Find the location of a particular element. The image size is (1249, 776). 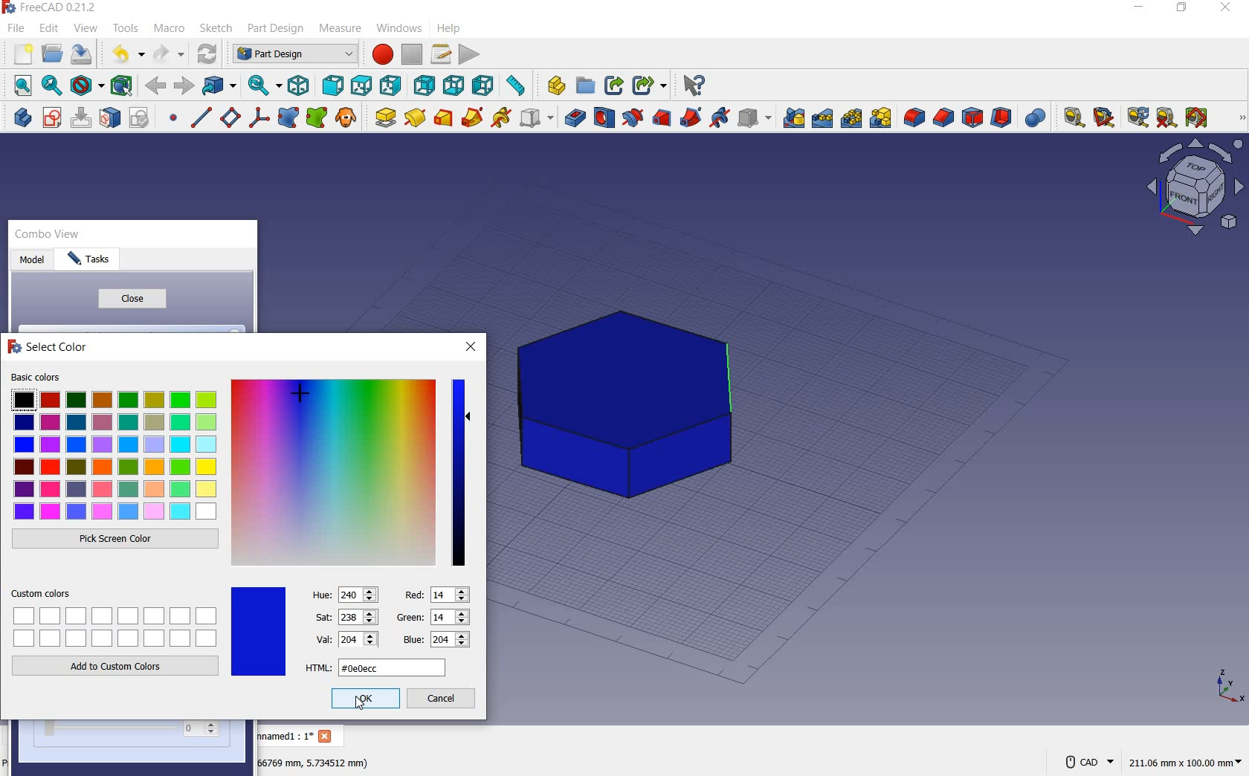

front is located at coordinates (332, 86).